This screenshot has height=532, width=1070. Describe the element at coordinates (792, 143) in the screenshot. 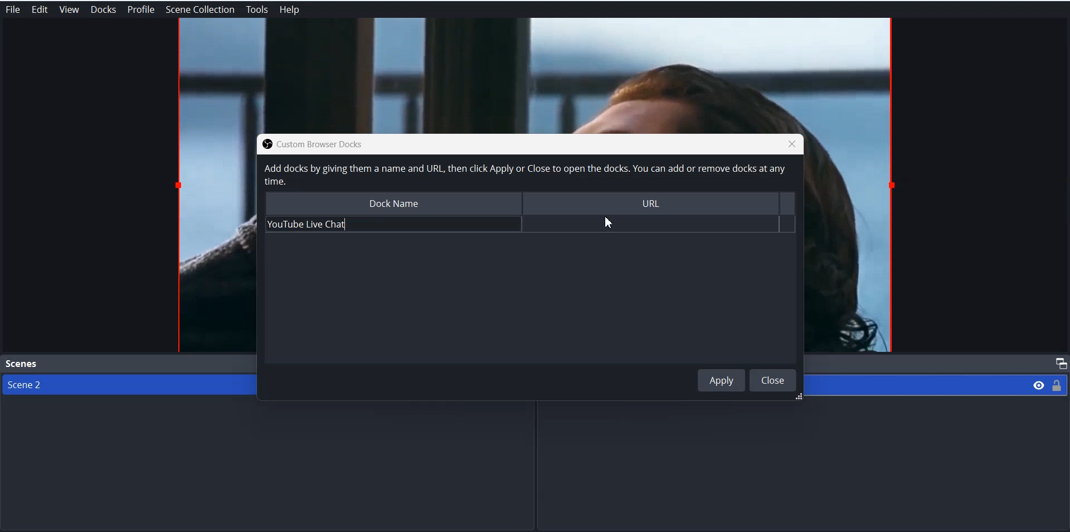

I see `Close` at that location.